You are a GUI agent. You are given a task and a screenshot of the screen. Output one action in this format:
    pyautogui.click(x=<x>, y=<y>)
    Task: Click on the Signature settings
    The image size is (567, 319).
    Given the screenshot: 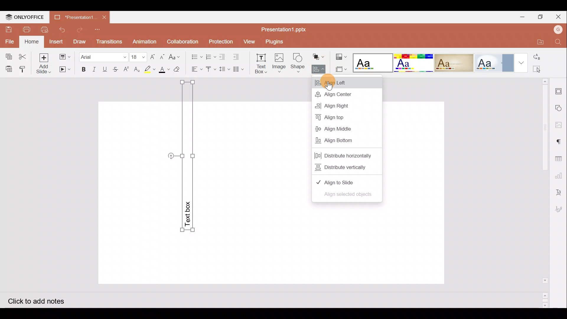 What is the action you would take?
    pyautogui.click(x=559, y=210)
    